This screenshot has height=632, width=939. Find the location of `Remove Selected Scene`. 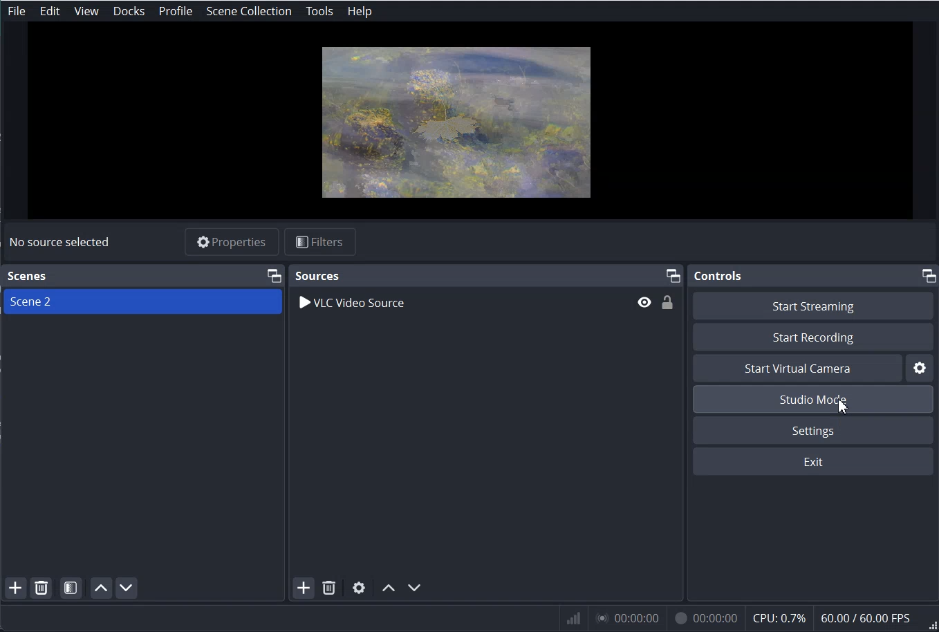

Remove Selected Scene is located at coordinates (41, 587).